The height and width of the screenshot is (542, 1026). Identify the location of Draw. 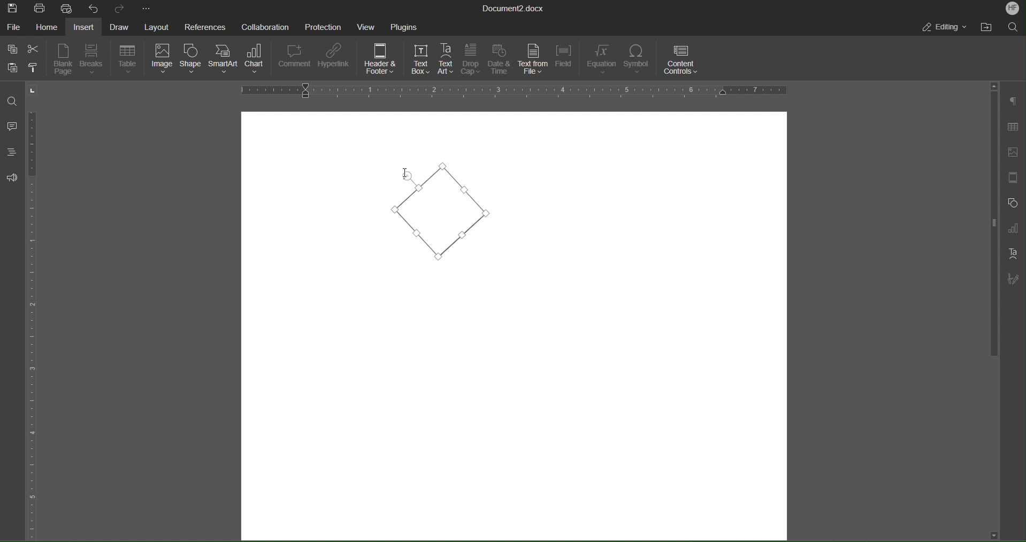
(118, 26).